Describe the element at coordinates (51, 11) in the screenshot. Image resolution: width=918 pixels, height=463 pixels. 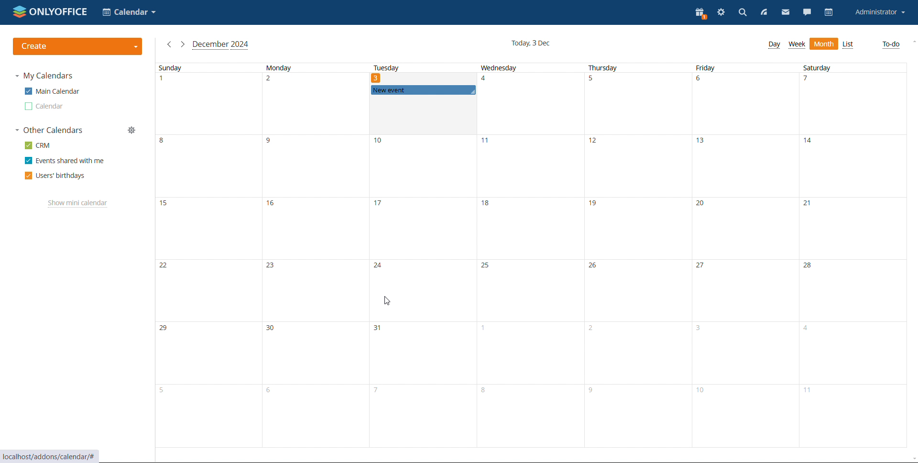
I see `logo` at that location.